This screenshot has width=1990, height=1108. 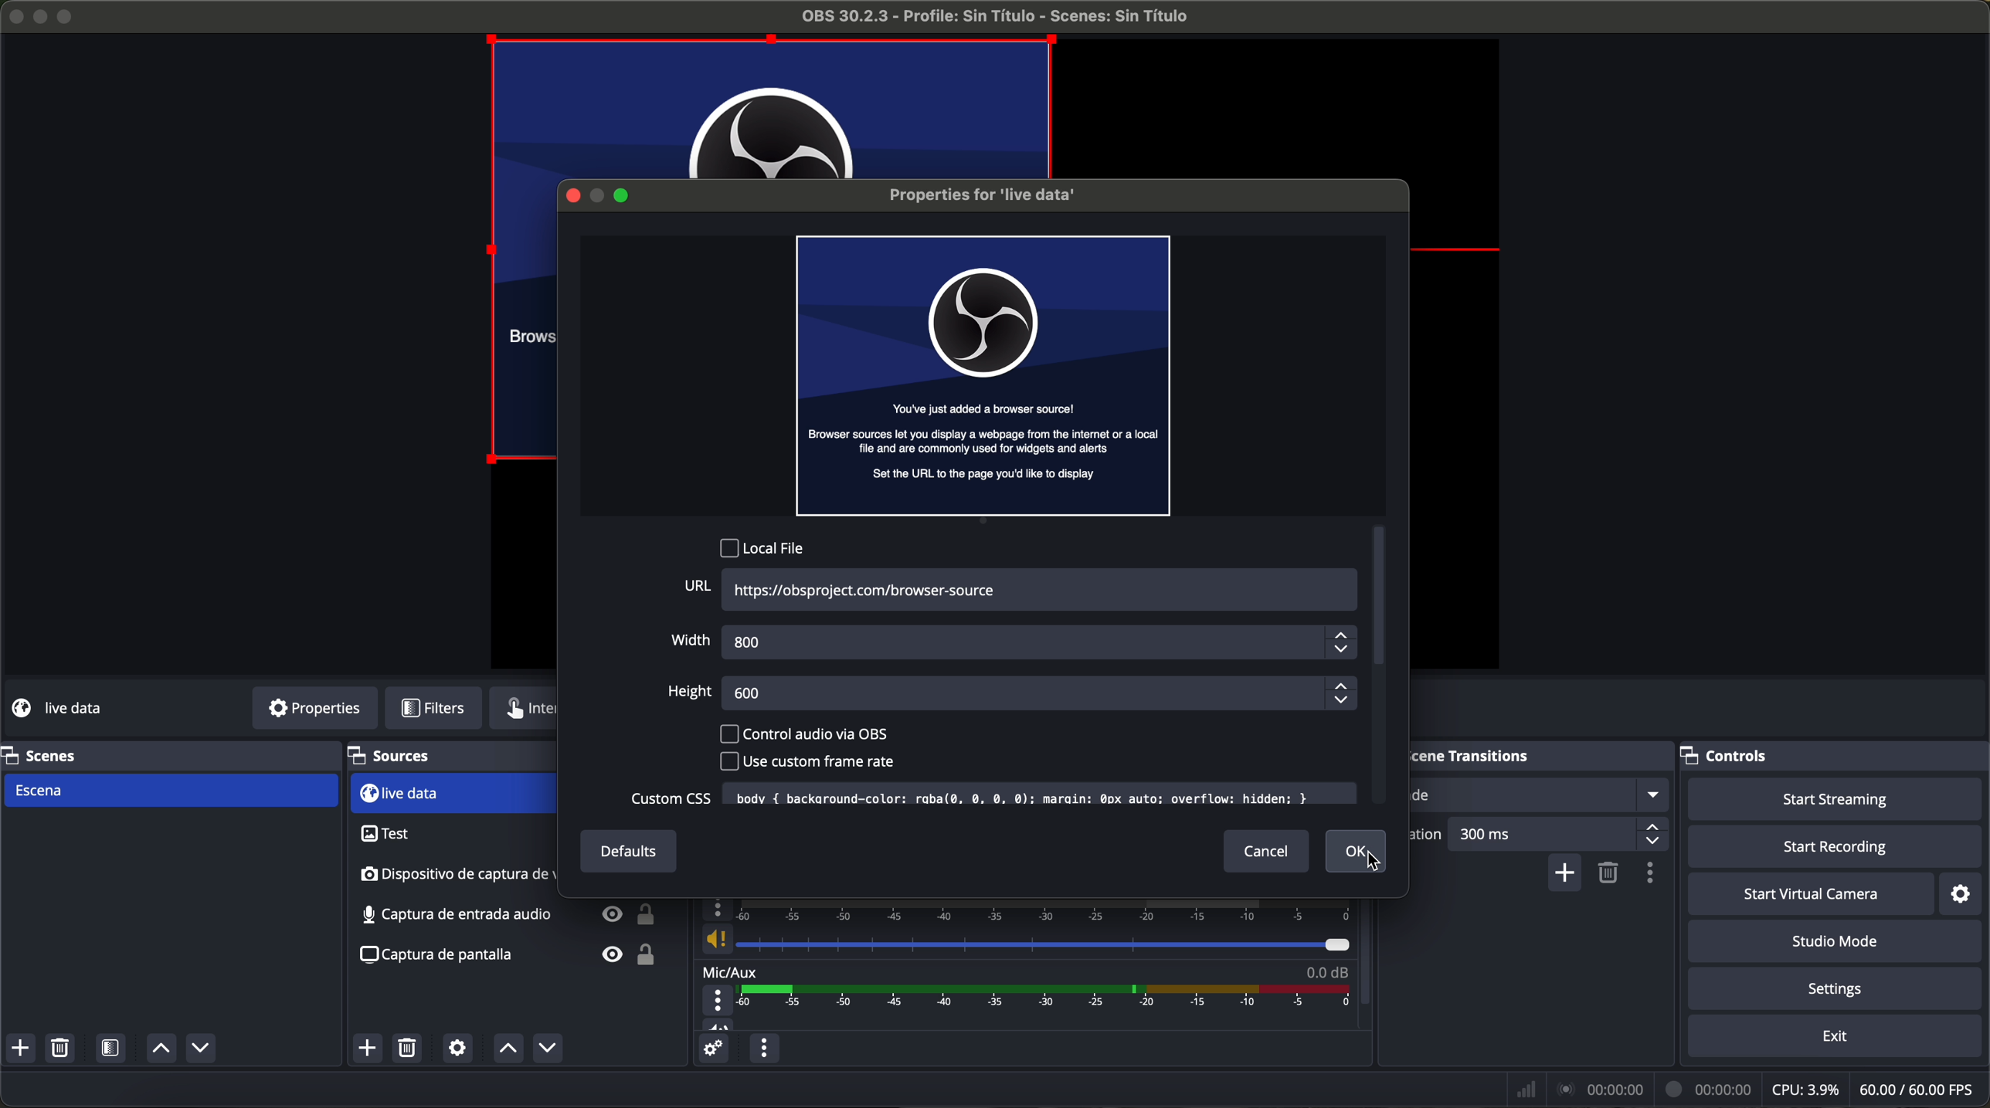 I want to click on fade, so click(x=1537, y=795).